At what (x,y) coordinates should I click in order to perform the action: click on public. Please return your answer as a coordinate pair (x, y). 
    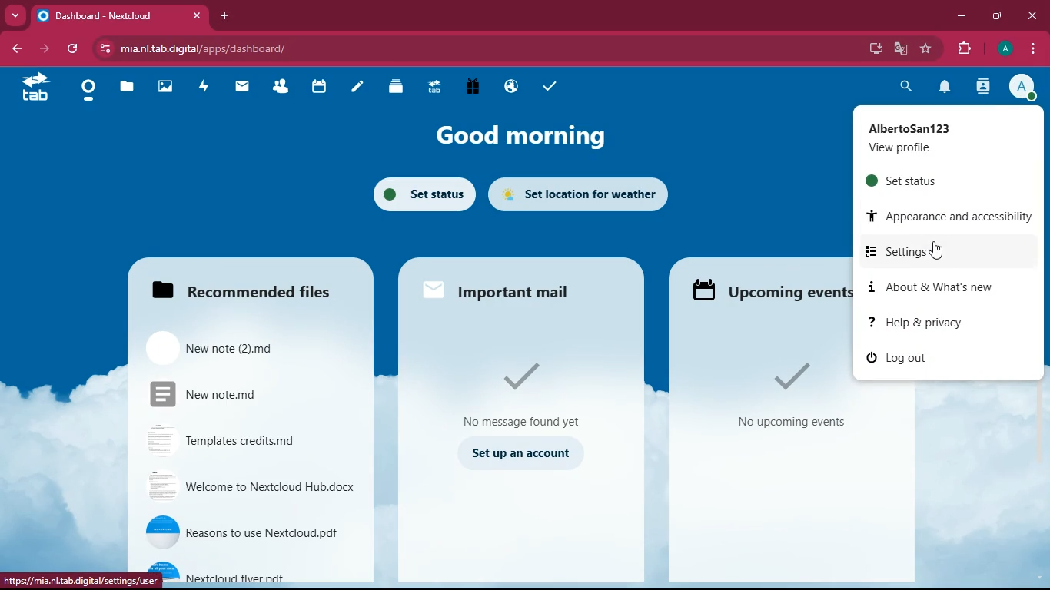
    Looking at the image, I should click on (510, 88).